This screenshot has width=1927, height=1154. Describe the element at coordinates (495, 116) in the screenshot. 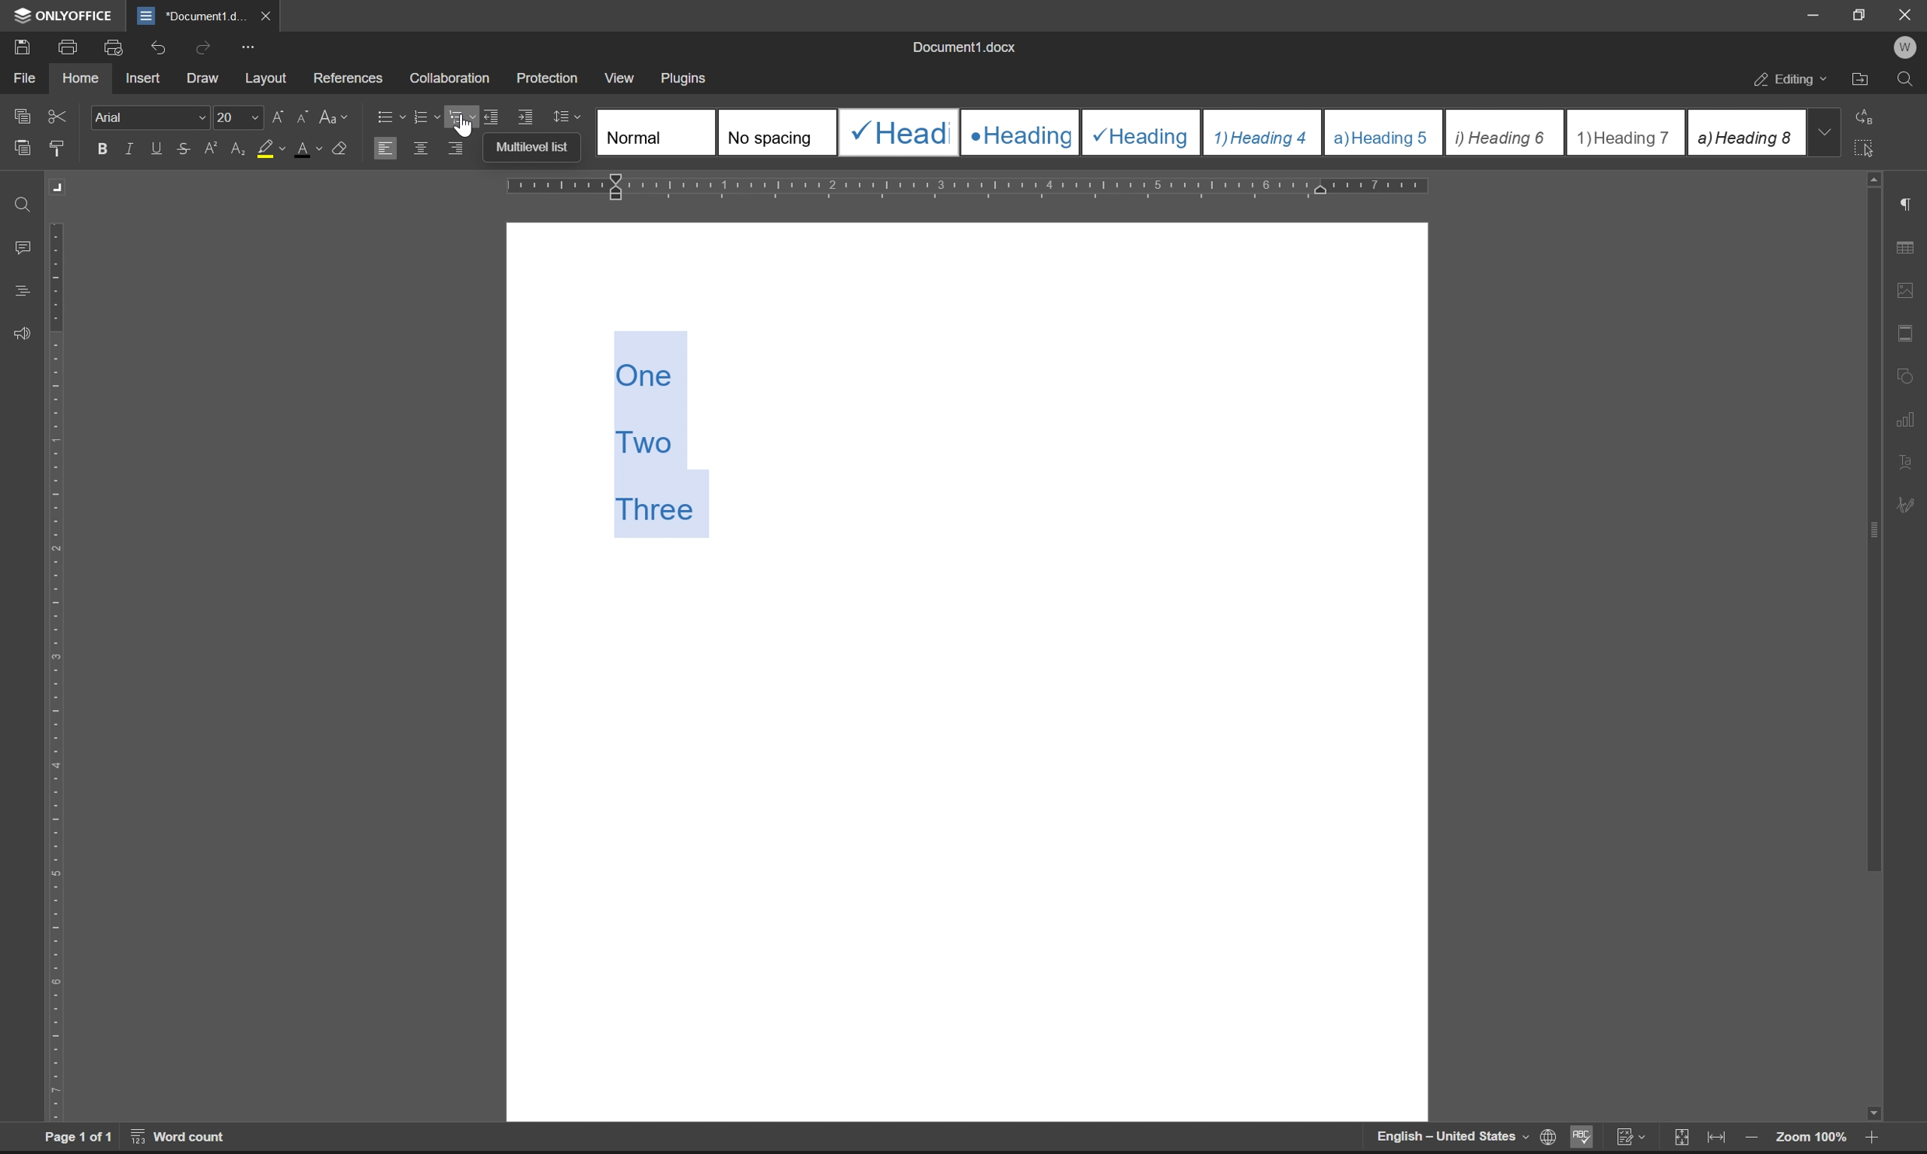

I see `decrease indent` at that location.